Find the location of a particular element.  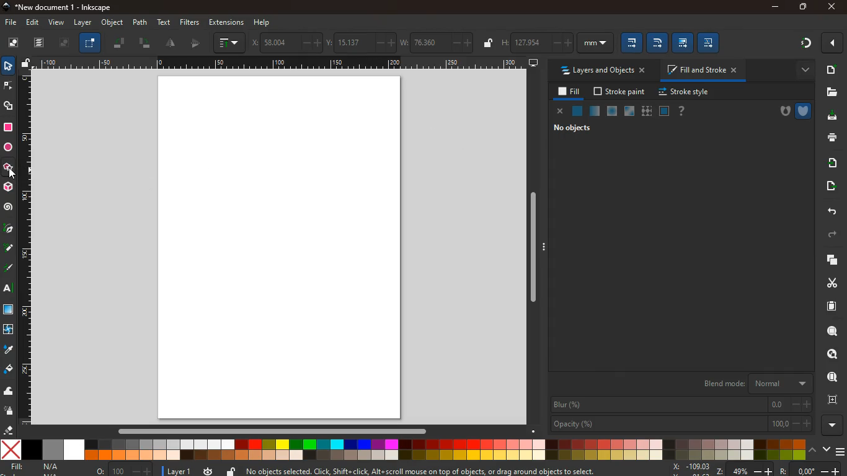

more is located at coordinates (800, 71).